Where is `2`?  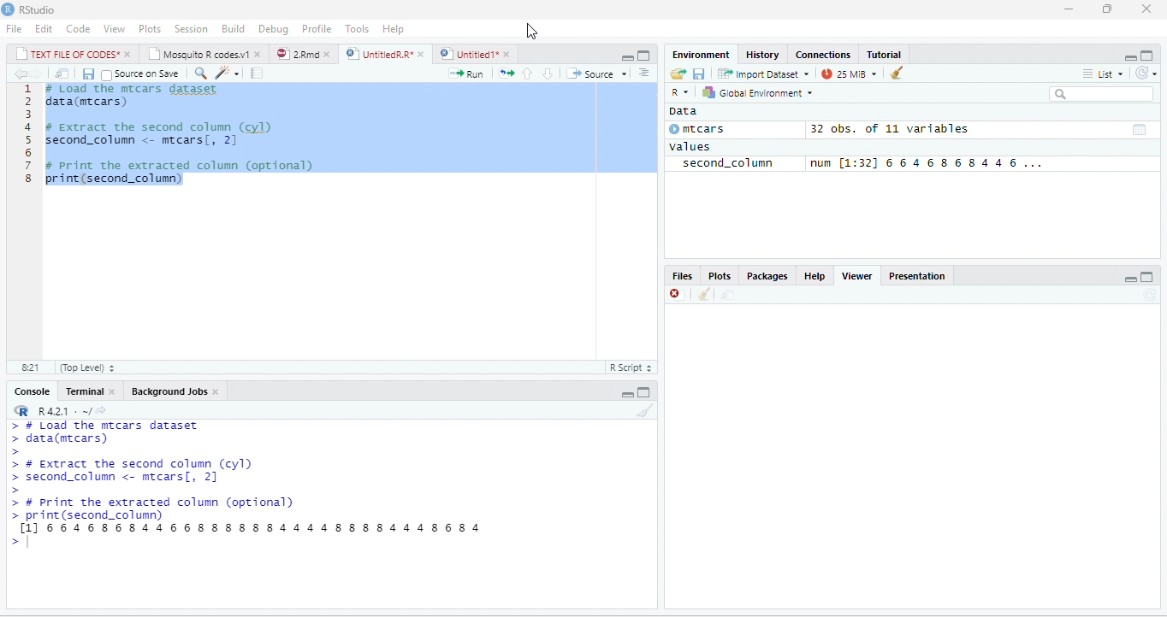 2 is located at coordinates (28, 102).